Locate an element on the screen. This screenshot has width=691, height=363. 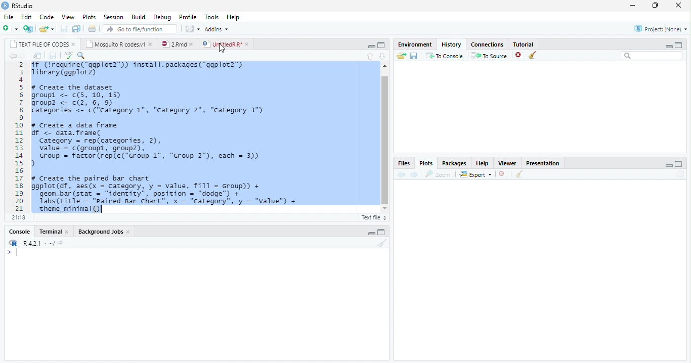
mosquito R codes.v1 is located at coordinates (116, 44).